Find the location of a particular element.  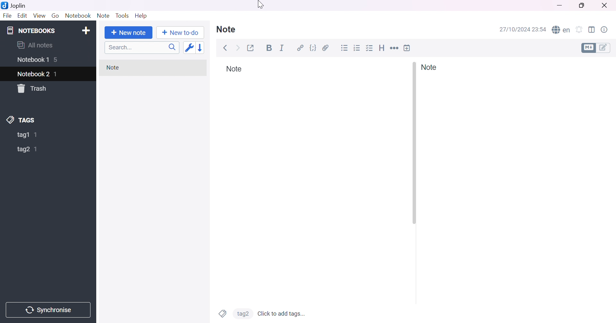

+New to-do is located at coordinates (182, 33).